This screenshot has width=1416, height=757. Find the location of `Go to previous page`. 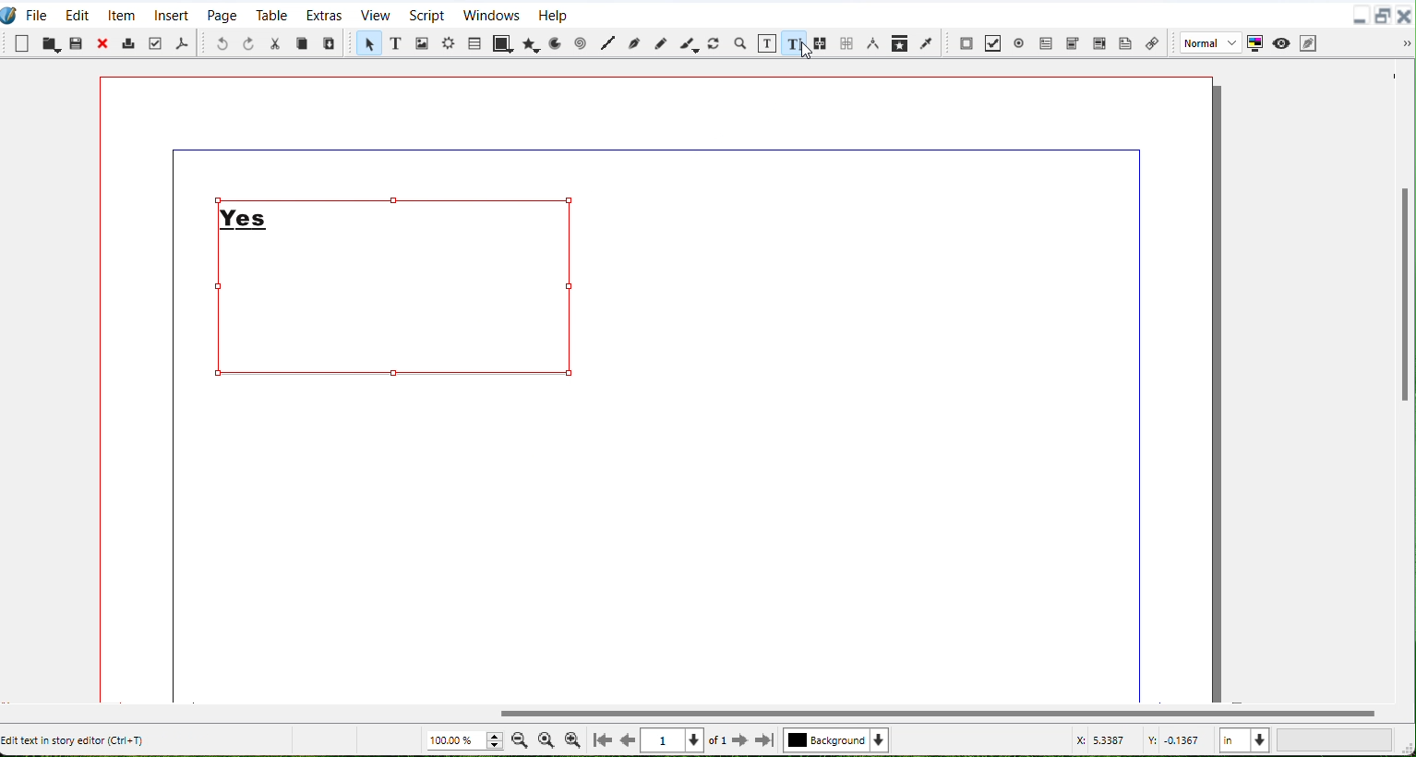

Go to previous page is located at coordinates (630, 740).